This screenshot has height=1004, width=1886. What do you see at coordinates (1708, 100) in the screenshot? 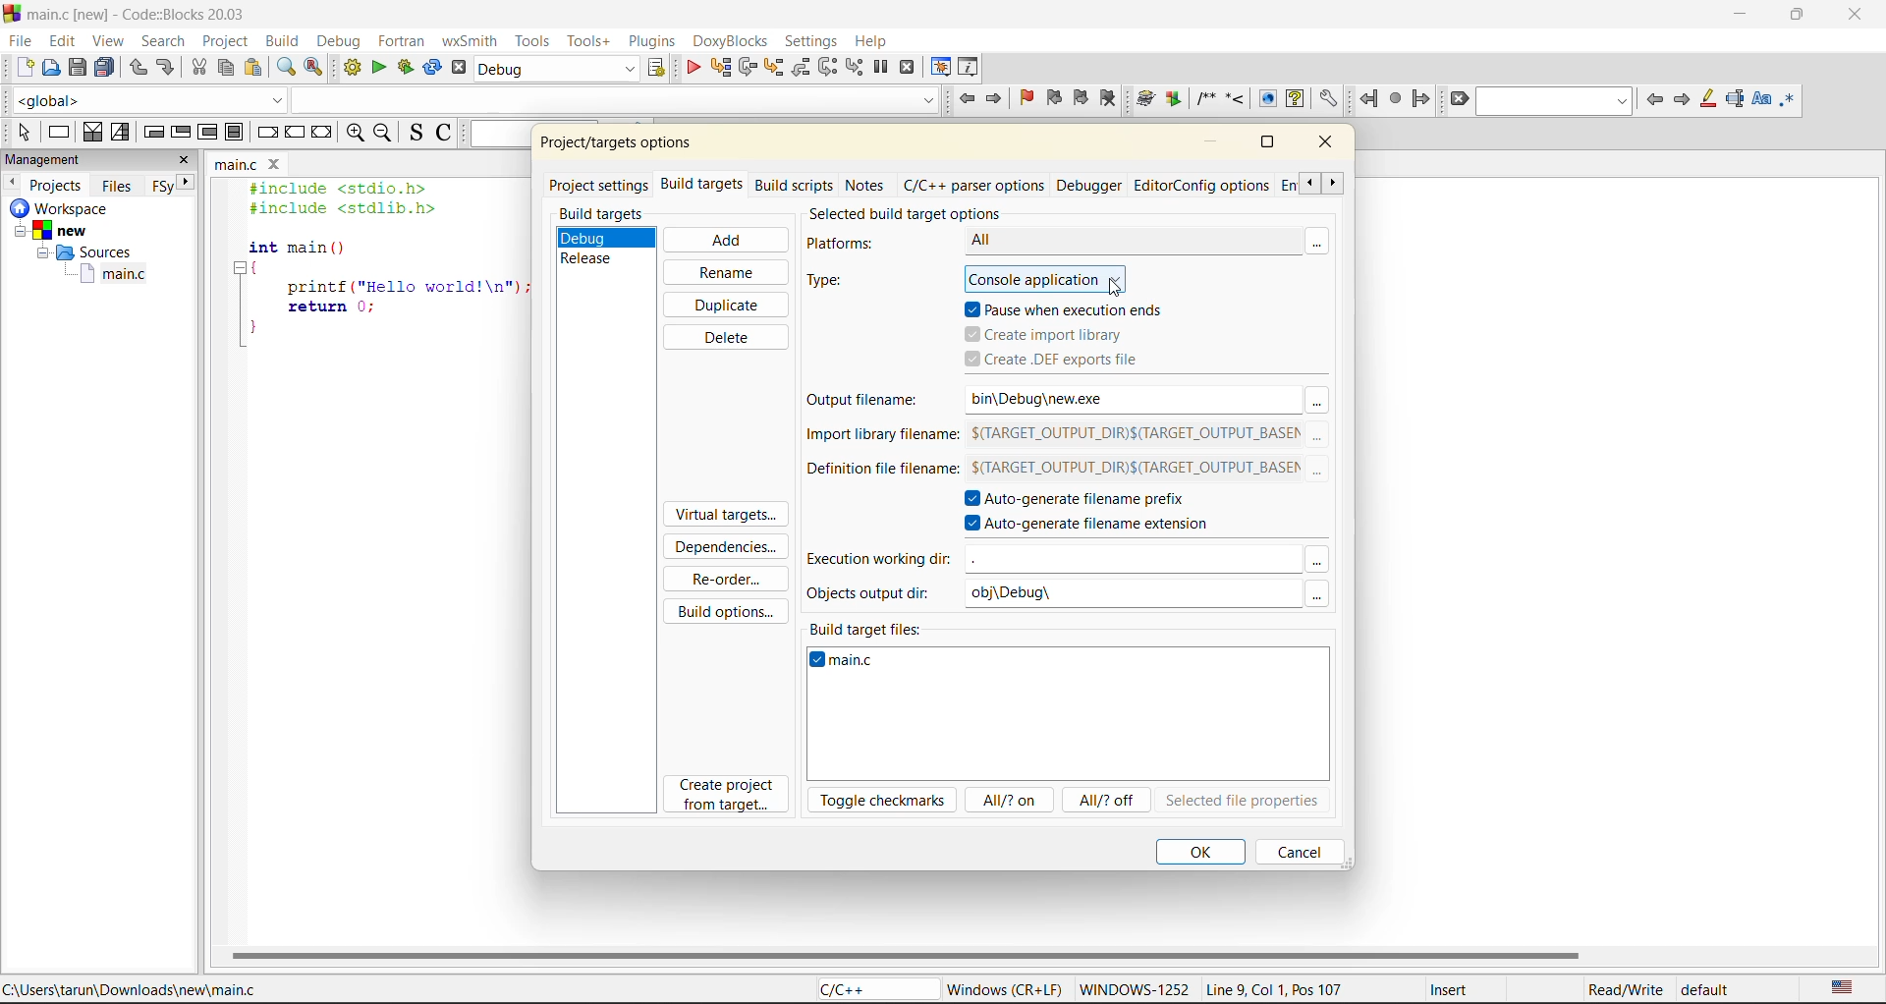
I see `highlight` at bounding box center [1708, 100].